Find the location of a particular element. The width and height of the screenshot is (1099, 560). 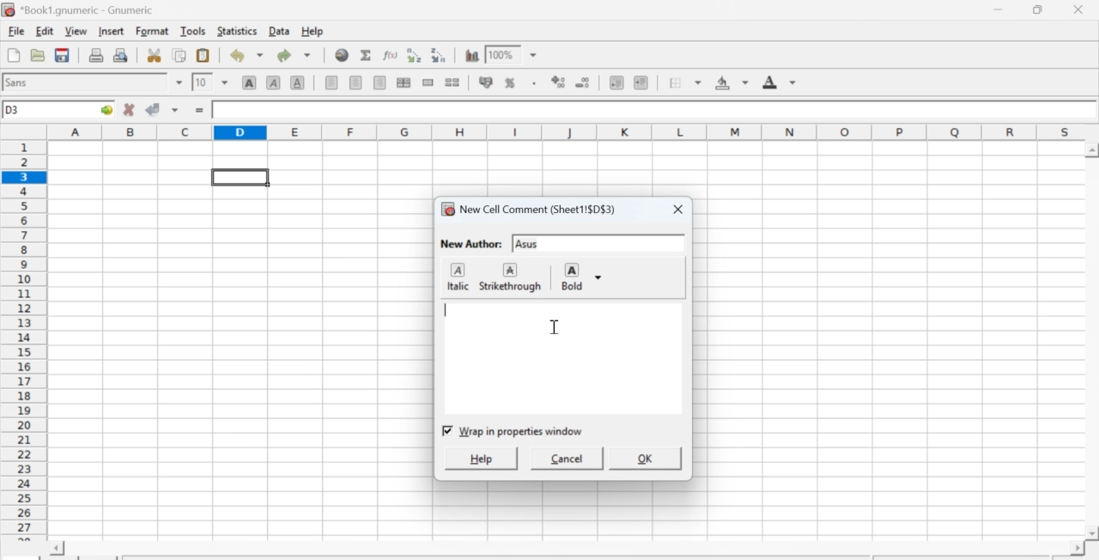

Bold is located at coordinates (246, 82).